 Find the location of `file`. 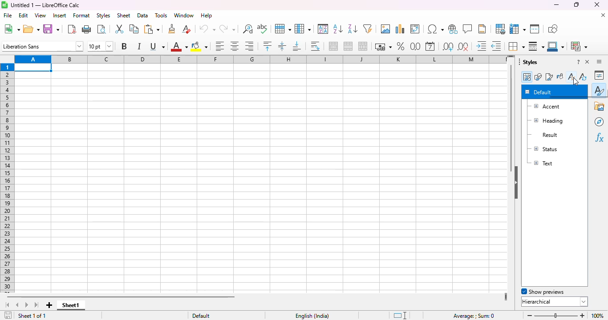

file is located at coordinates (8, 15).